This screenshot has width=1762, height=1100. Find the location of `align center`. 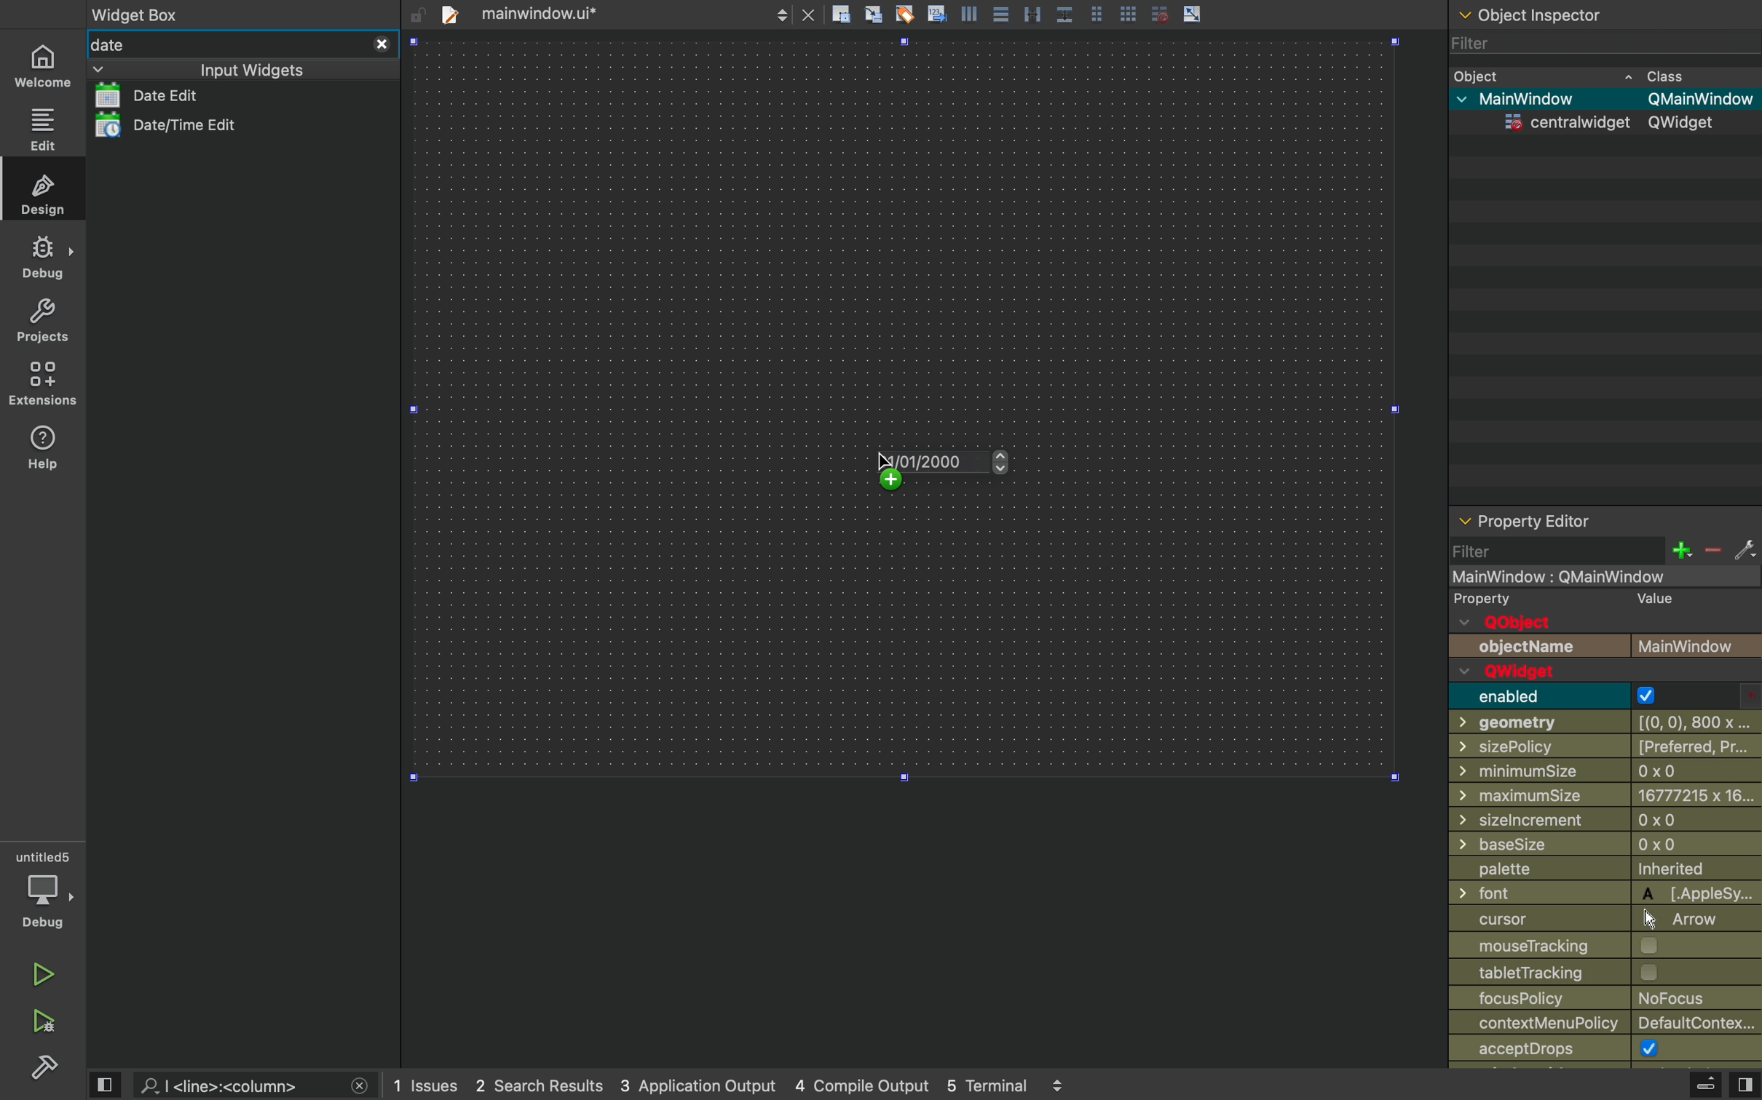

align center is located at coordinates (1000, 13).